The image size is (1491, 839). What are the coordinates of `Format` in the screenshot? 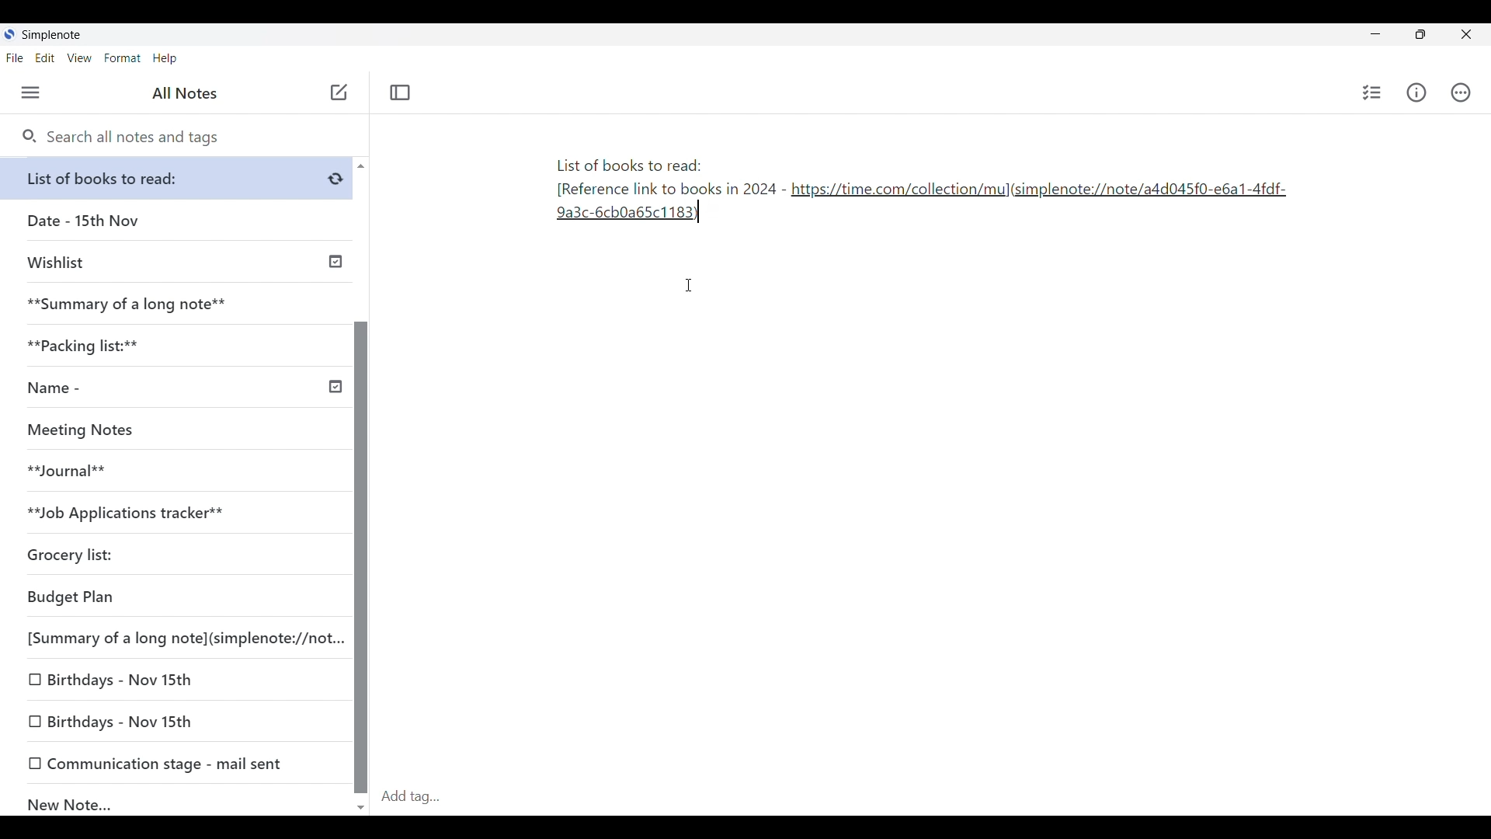 It's located at (123, 58).